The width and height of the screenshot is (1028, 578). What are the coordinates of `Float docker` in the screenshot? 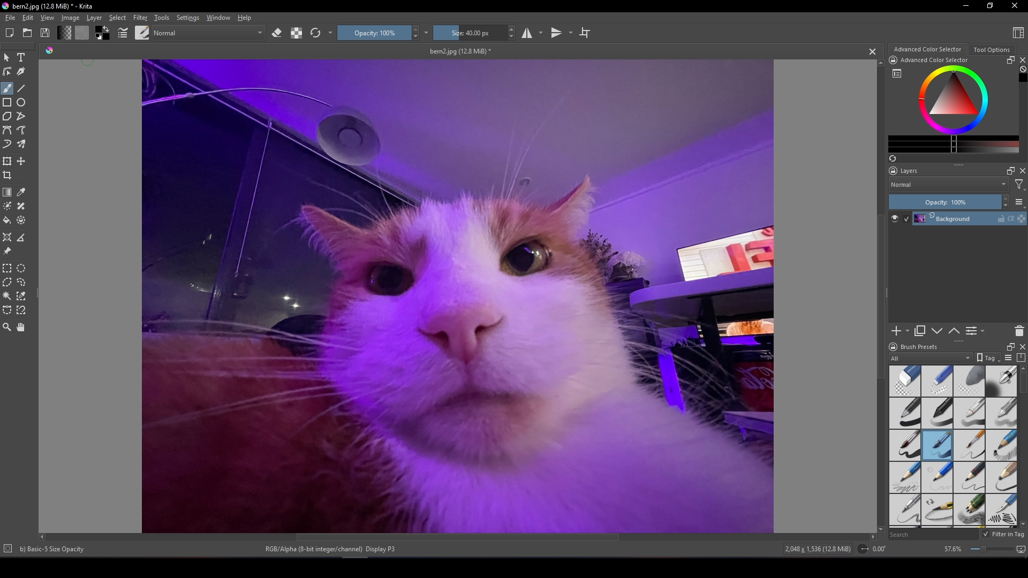 It's located at (1010, 171).